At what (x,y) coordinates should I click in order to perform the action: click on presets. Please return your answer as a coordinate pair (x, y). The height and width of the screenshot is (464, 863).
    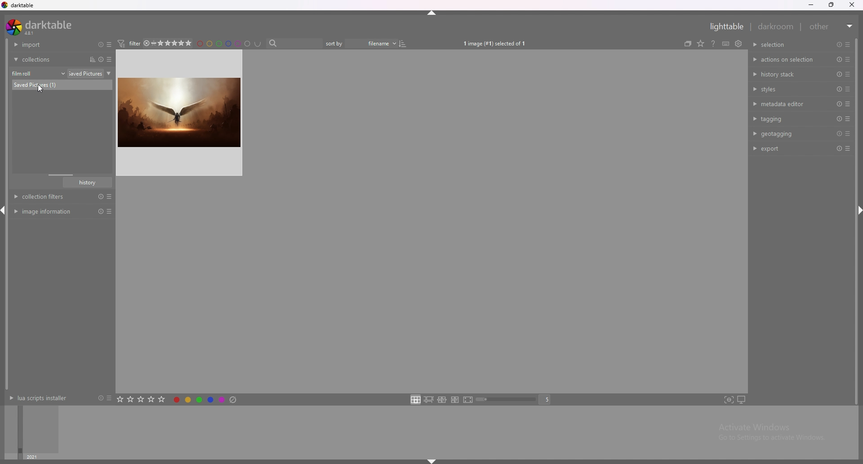
    Looking at the image, I should click on (111, 59).